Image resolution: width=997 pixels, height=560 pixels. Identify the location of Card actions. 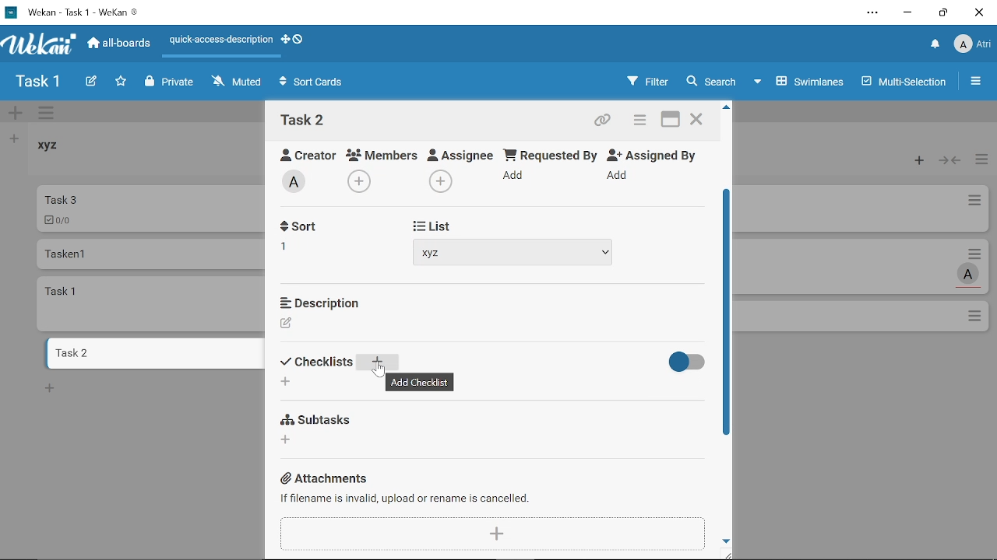
(978, 253).